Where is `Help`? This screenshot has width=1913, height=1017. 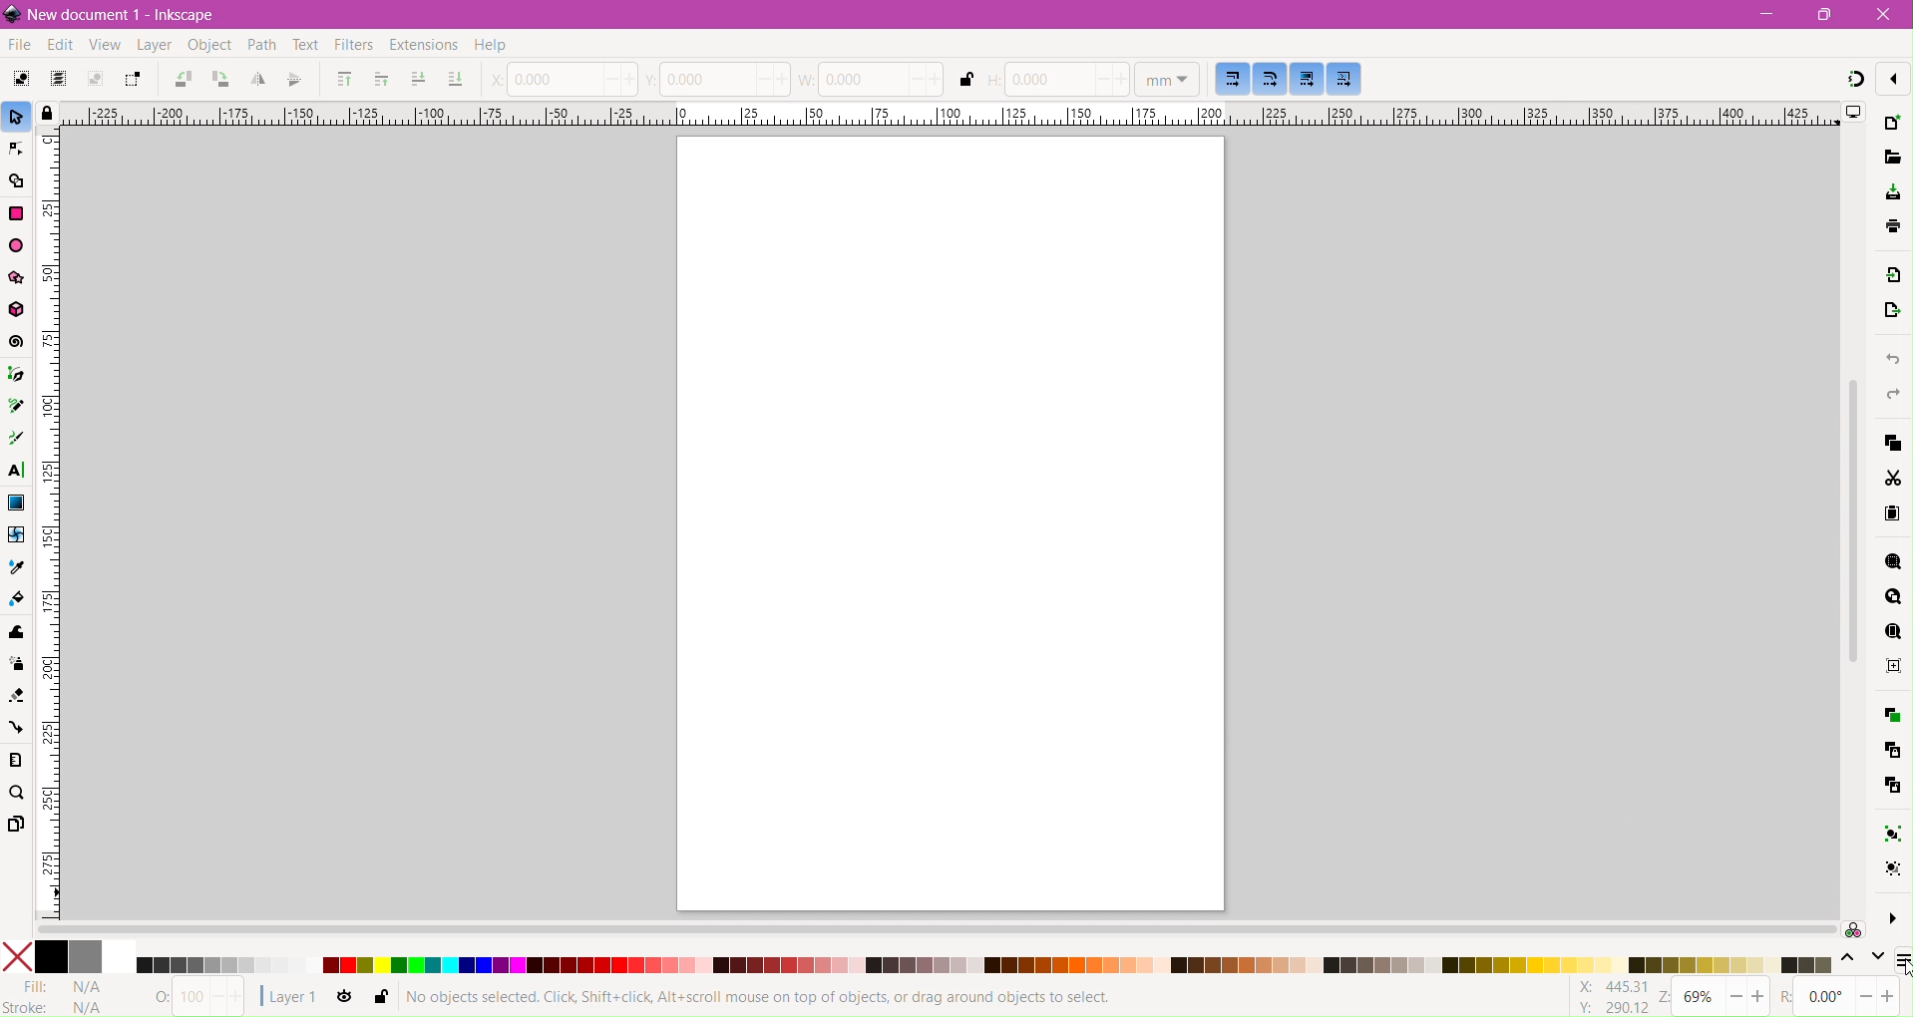 Help is located at coordinates (502, 46).